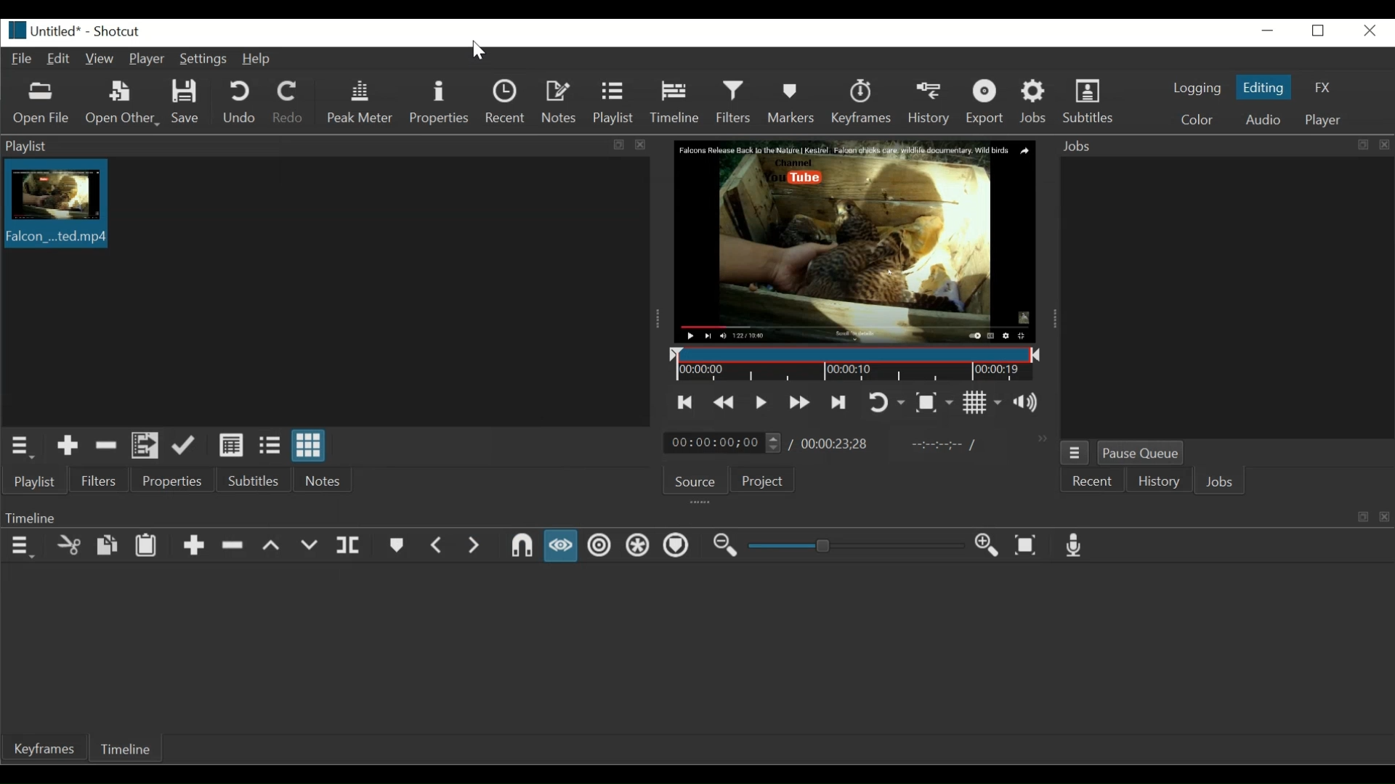 The image size is (1395, 784). I want to click on Save, so click(189, 102).